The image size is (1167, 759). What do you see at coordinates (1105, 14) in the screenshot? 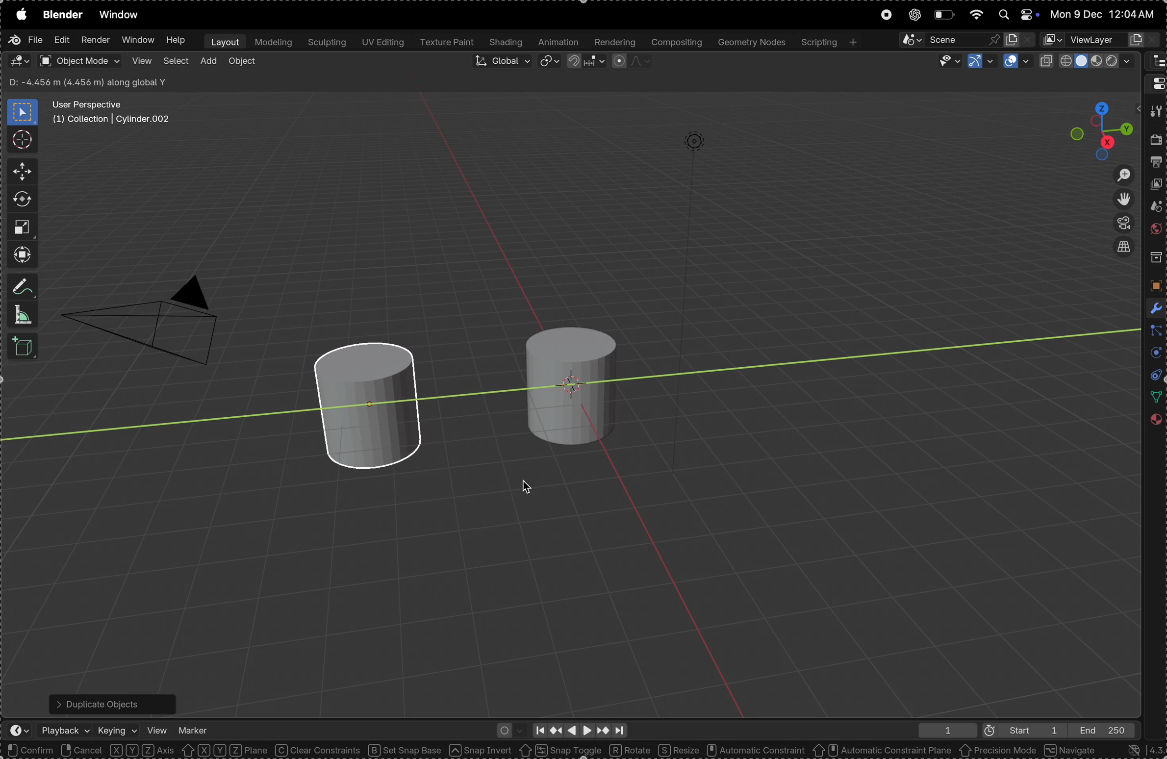
I see `date and time` at bounding box center [1105, 14].